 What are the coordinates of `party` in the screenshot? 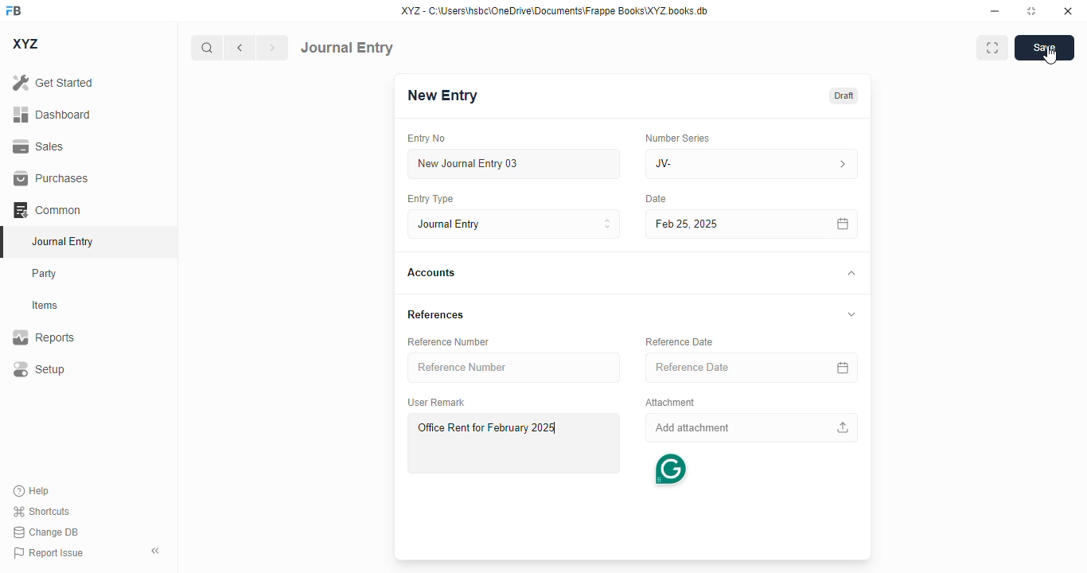 It's located at (45, 274).